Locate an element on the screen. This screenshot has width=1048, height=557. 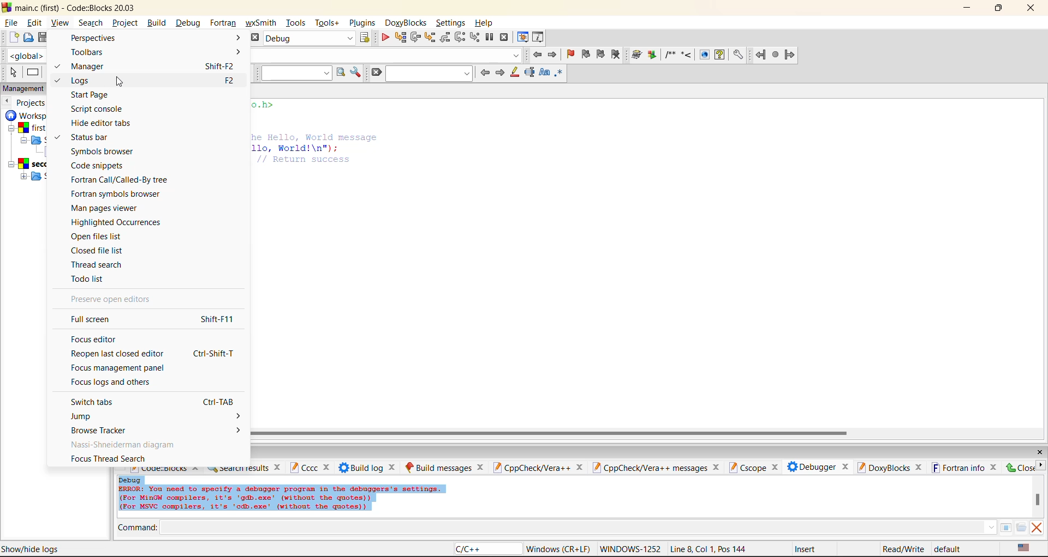
code completion compiler is located at coordinates (389, 57).